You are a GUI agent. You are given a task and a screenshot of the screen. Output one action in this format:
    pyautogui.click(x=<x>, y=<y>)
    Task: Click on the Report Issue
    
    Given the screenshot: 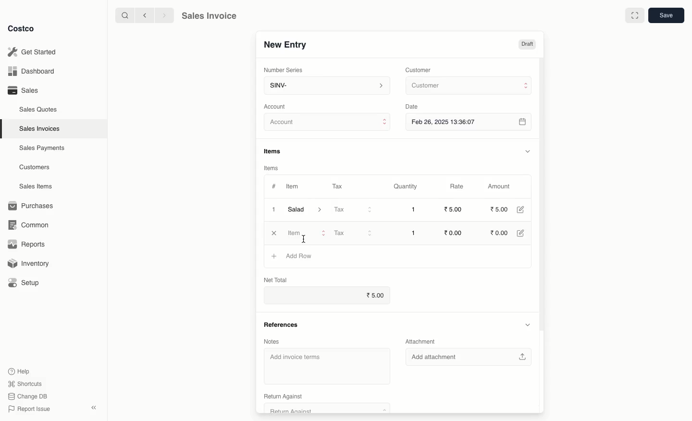 What is the action you would take?
    pyautogui.click(x=27, y=409)
    